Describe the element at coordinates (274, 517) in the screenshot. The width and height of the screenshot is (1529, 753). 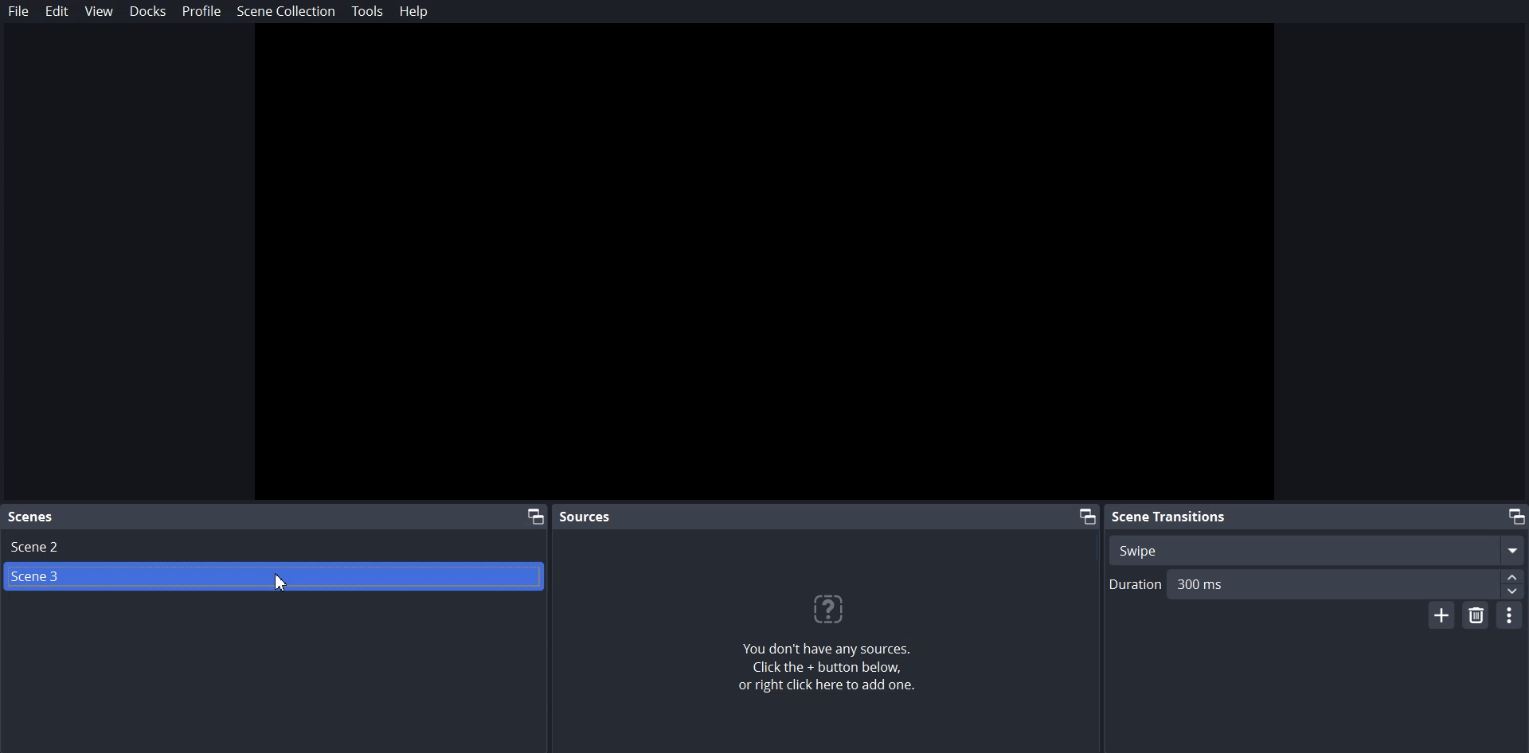
I see `Scene` at that location.